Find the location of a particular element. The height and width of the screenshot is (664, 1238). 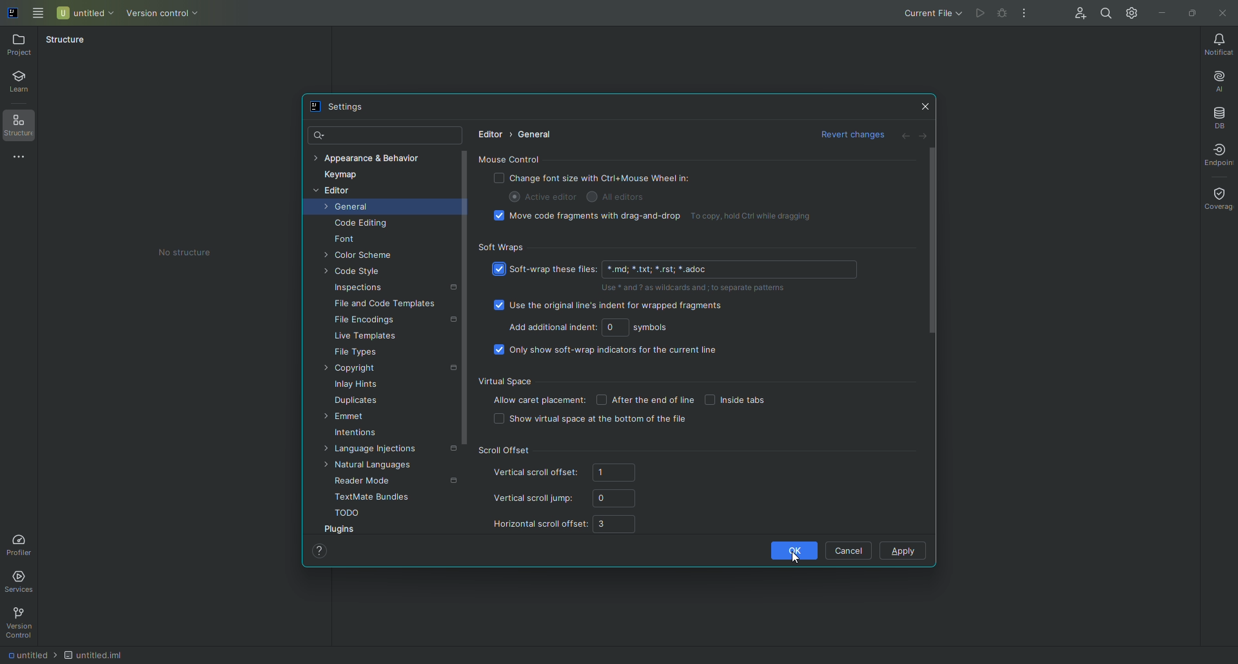

Inlay Hints is located at coordinates (357, 384).